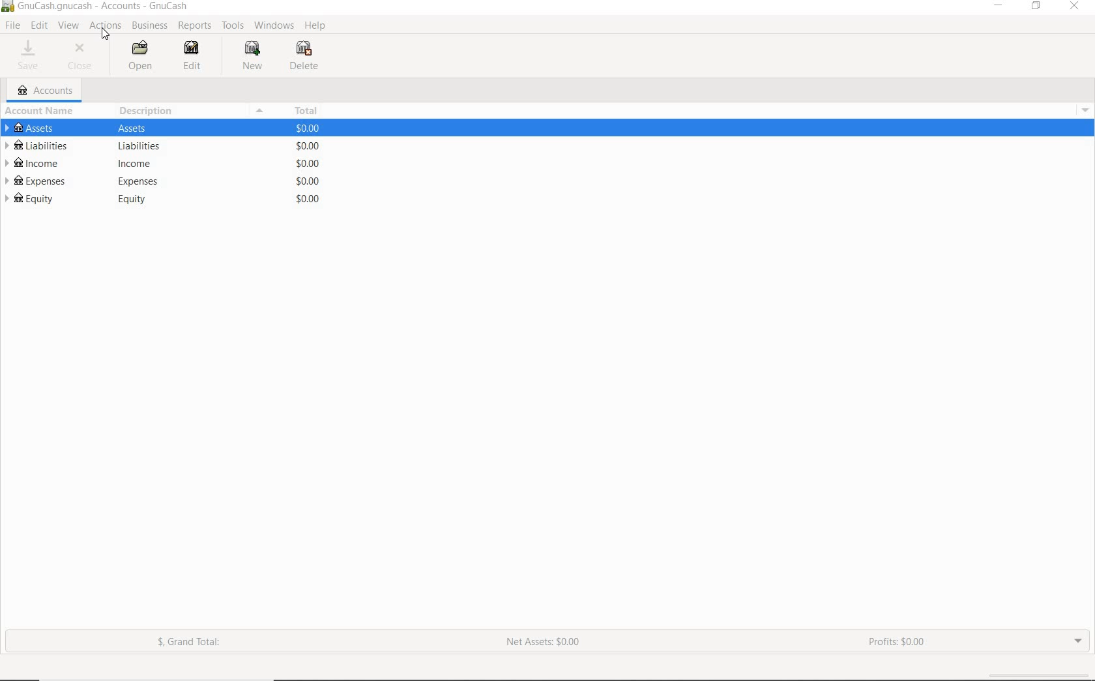  I want to click on GRAND TOTAL, so click(190, 642).